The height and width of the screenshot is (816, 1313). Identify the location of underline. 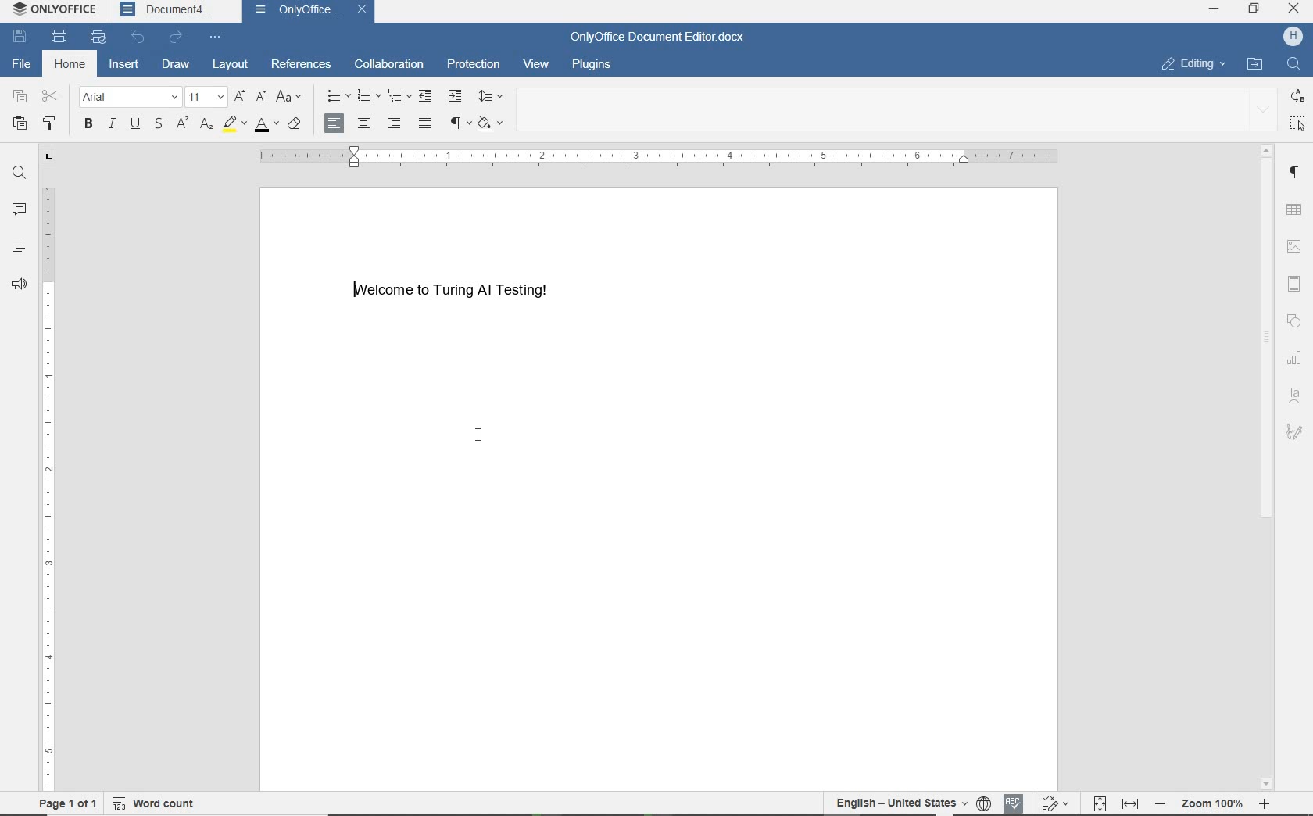
(134, 124).